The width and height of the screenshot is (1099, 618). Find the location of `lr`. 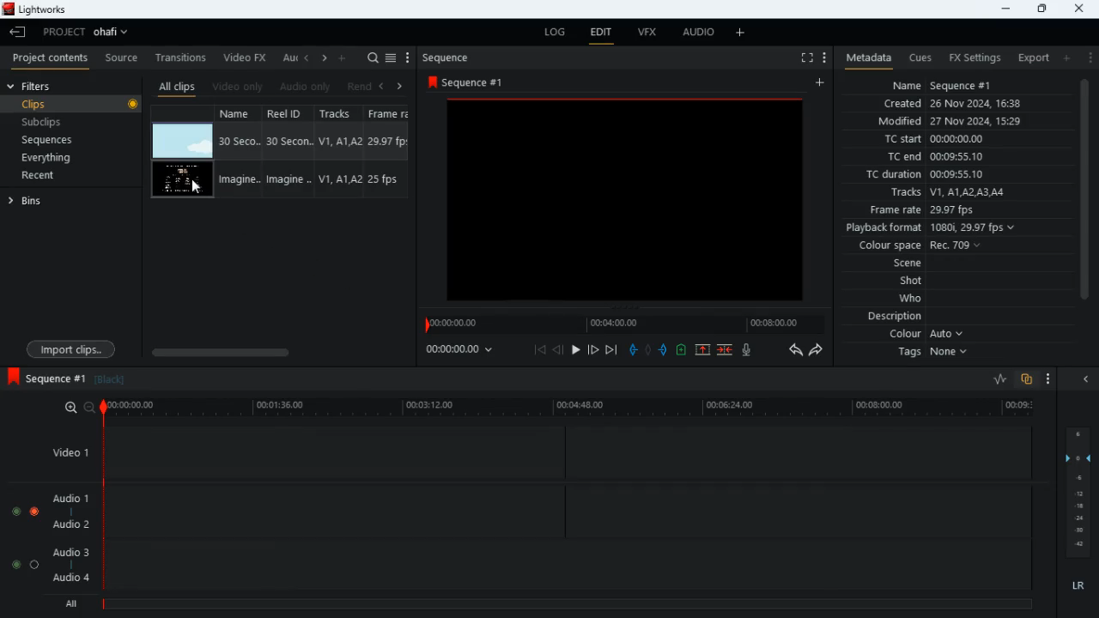

lr is located at coordinates (1080, 588).